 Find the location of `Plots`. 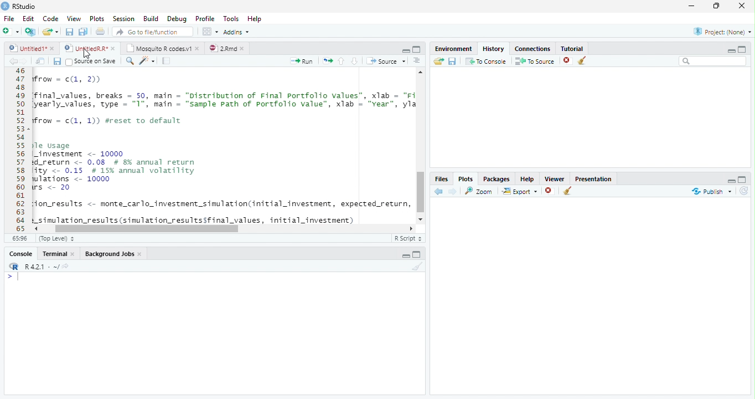

Plots is located at coordinates (466, 178).